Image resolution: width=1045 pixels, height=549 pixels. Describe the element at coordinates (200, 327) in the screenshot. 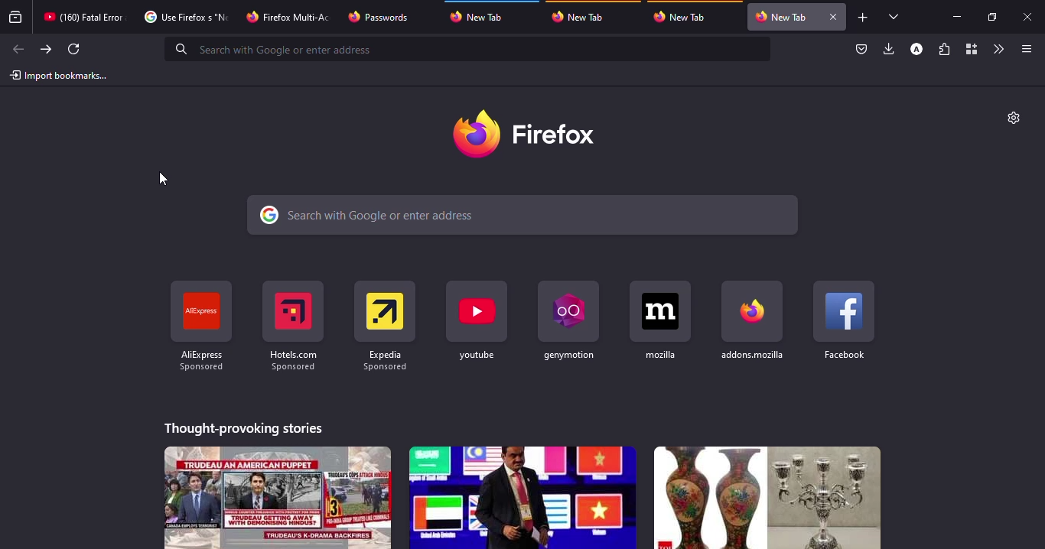

I see `shortcuts` at that location.